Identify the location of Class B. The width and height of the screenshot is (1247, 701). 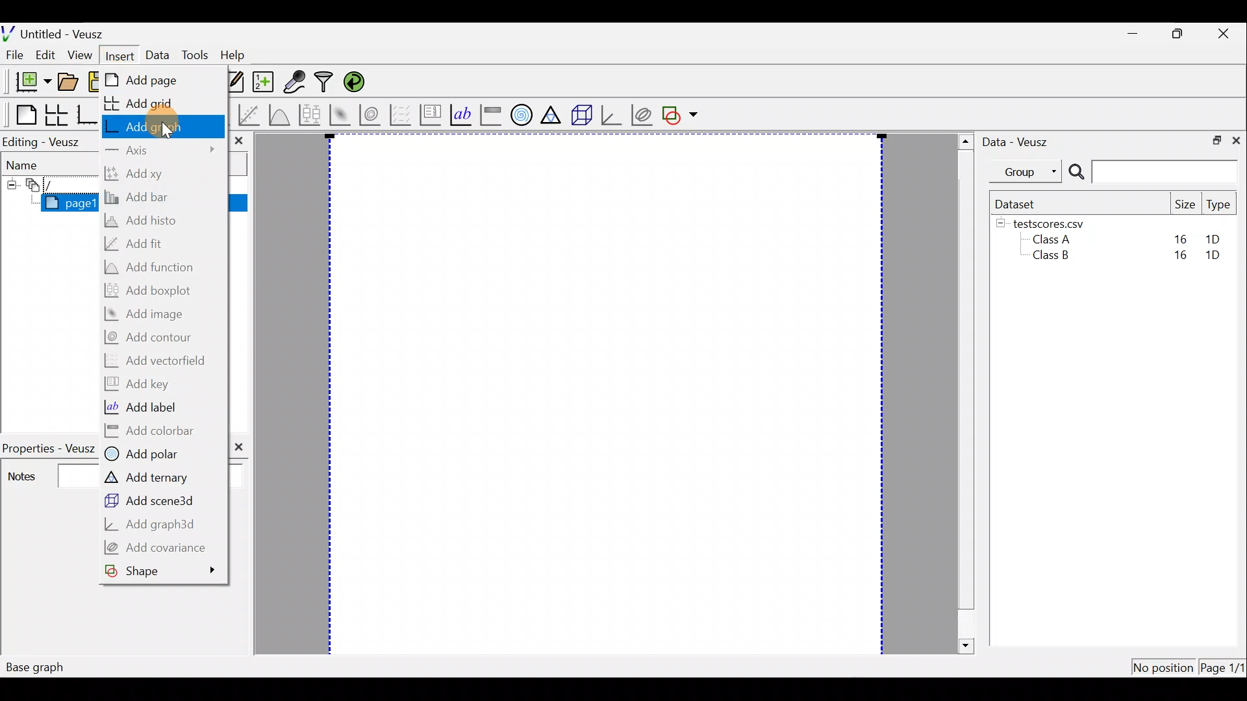
(1049, 258).